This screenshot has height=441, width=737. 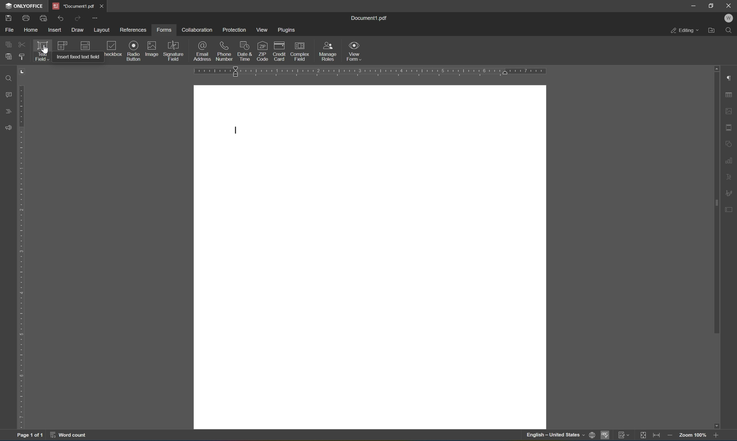 I want to click on close, so click(x=101, y=6).